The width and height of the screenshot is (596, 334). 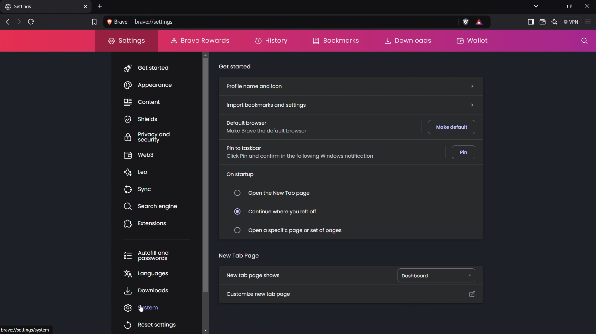 What do you see at coordinates (554, 23) in the screenshot?
I see `Leo AI` at bounding box center [554, 23].